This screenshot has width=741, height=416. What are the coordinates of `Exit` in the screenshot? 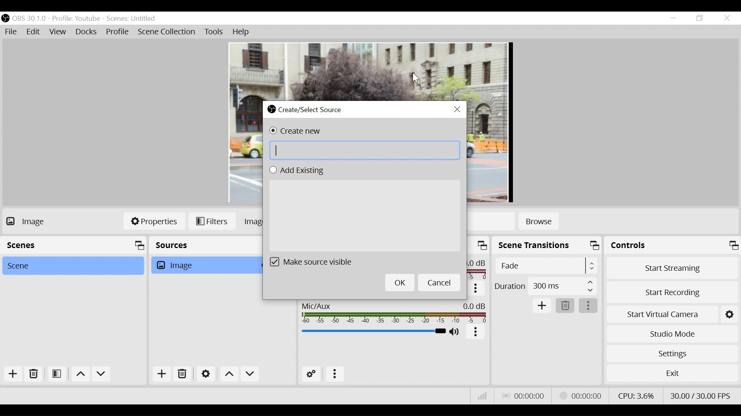 It's located at (672, 372).